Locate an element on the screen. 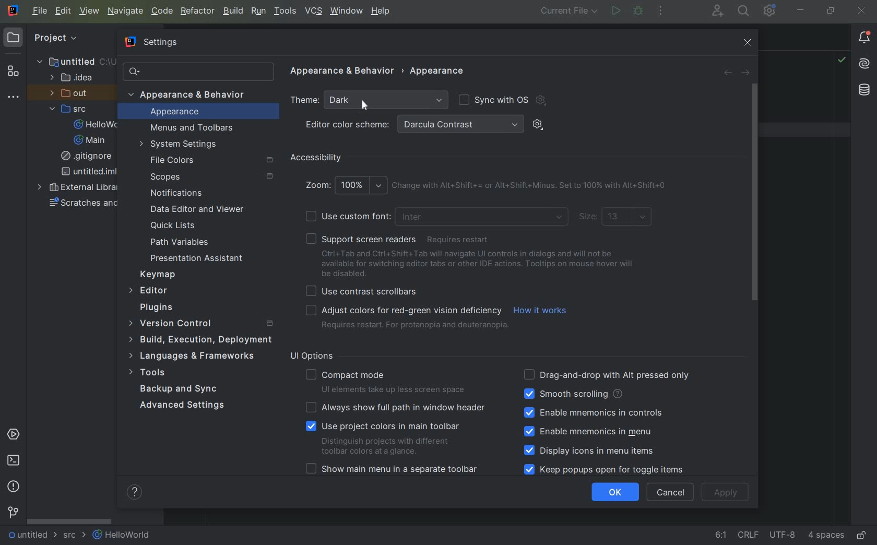  use project colors in main toolbar(checked) is located at coordinates (388, 437).